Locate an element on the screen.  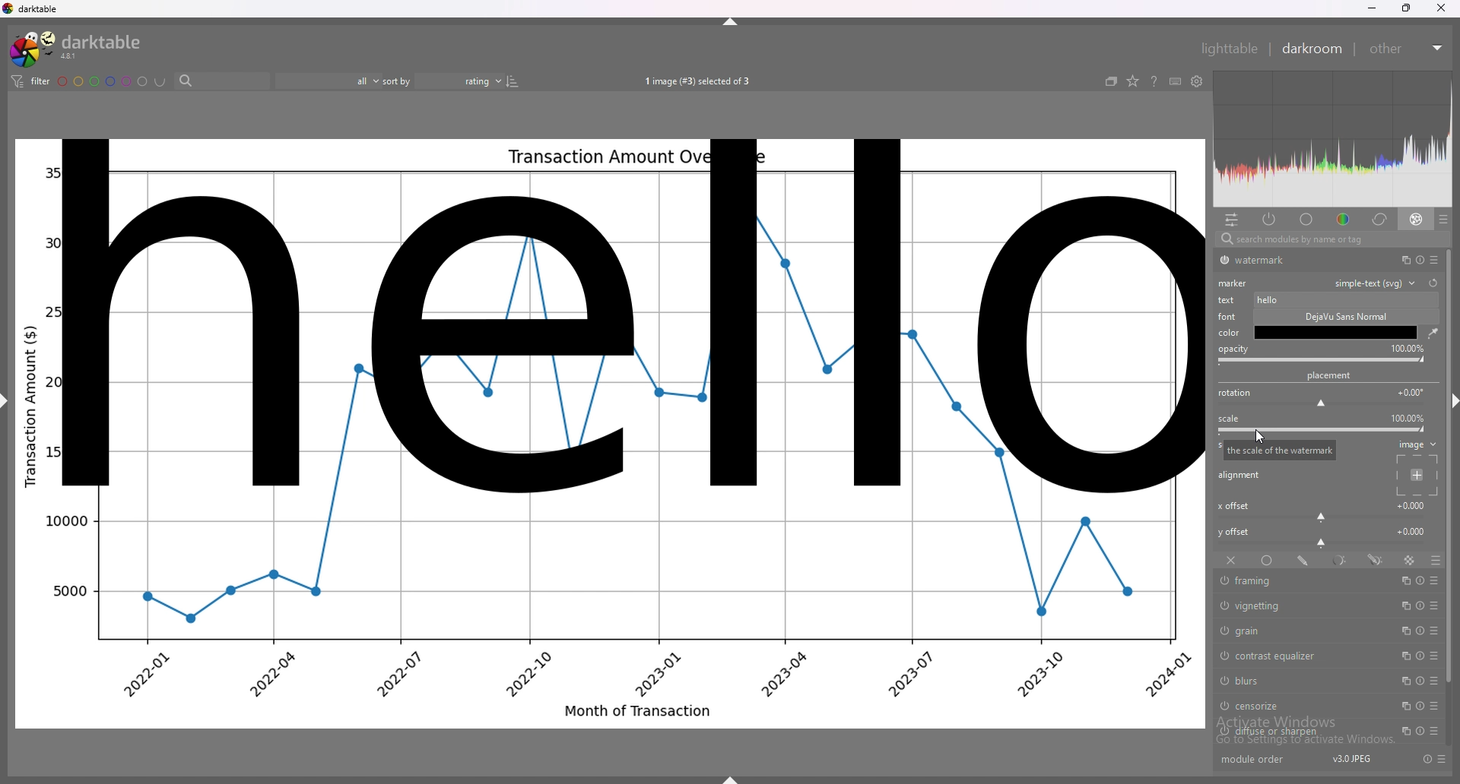
x offset is located at coordinates (1233, 506).